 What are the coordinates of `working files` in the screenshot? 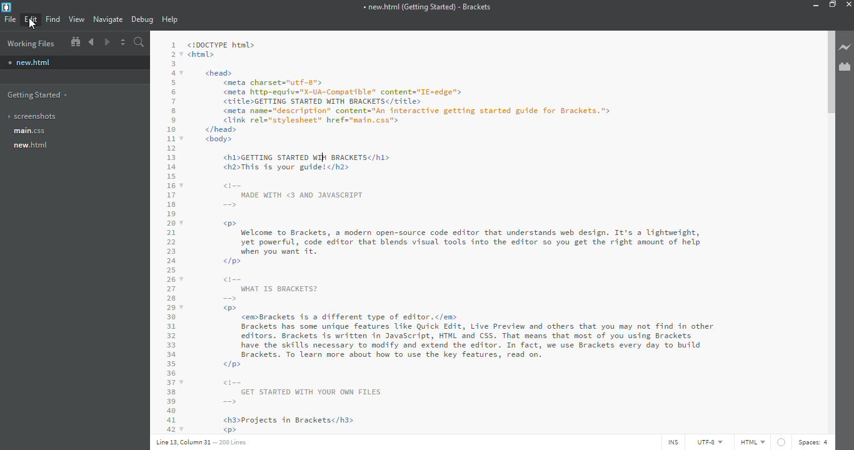 It's located at (34, 44).